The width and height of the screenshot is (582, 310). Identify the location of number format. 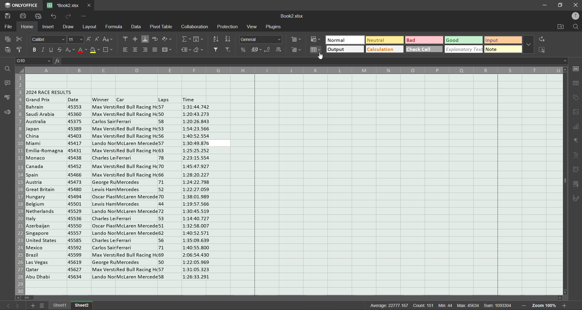
(261, 39).